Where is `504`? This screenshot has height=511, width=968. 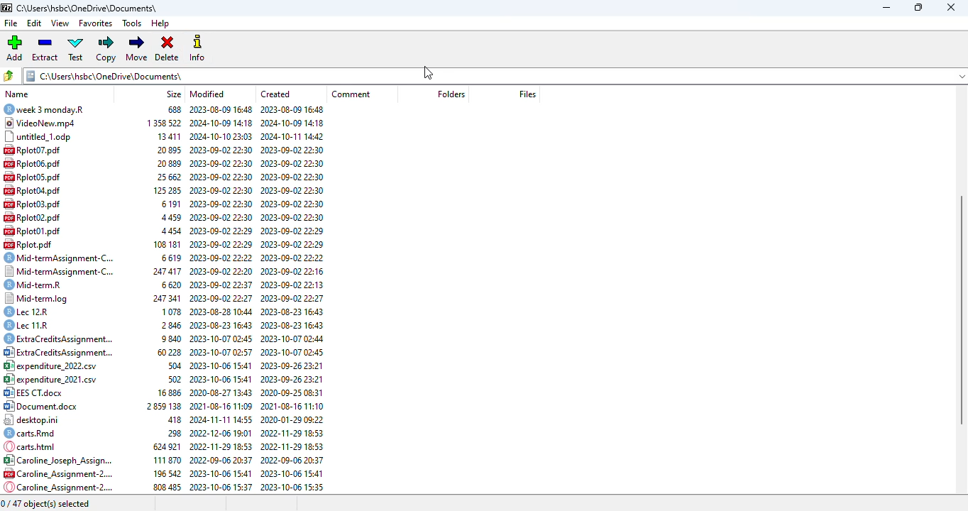 504 is located at coordinates (170, 366).